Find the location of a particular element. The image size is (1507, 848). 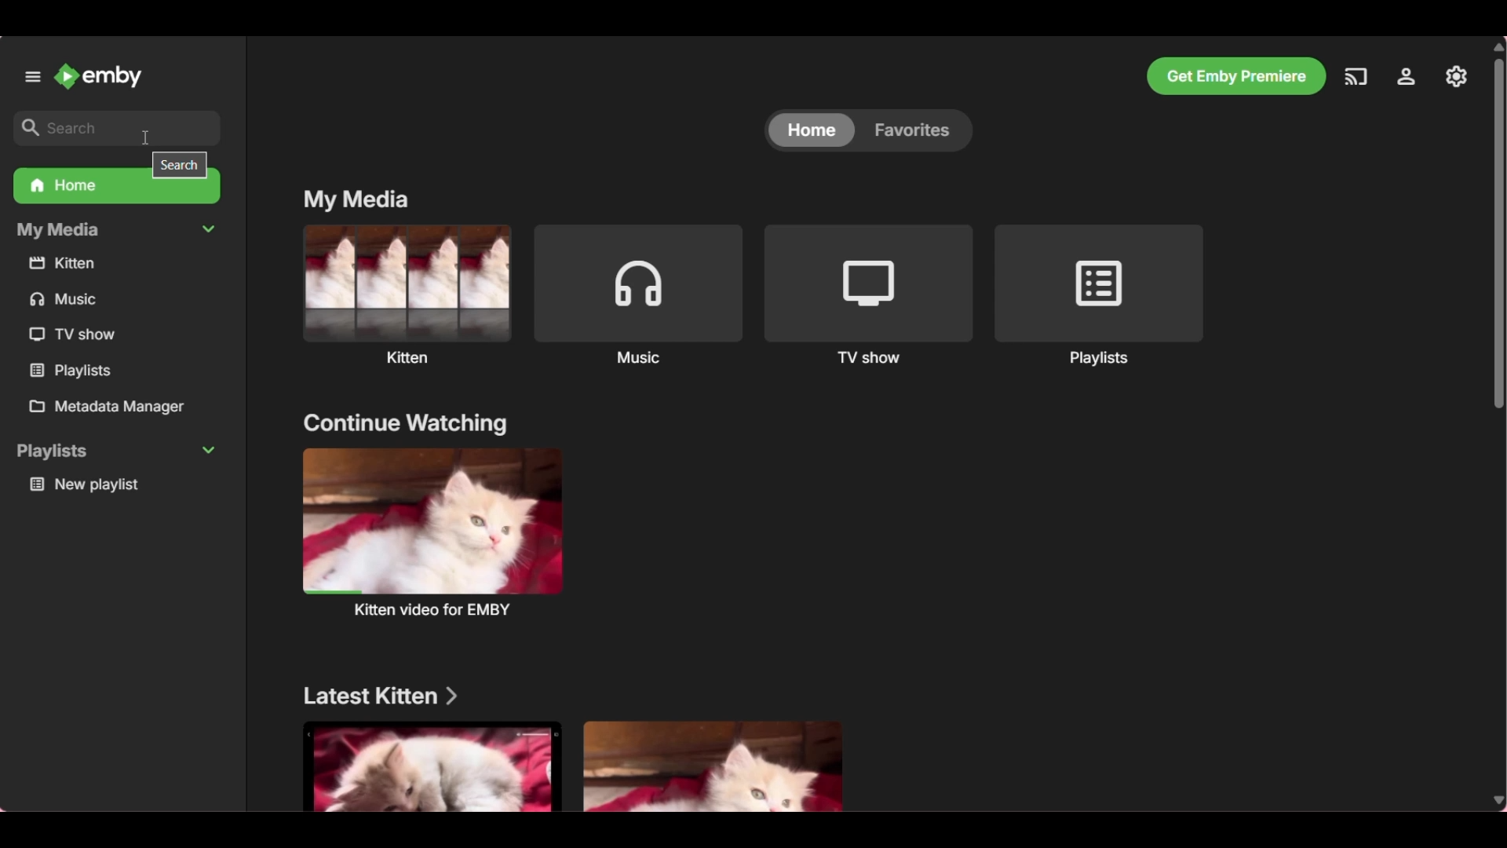

search is located at coordinates (180, 164).